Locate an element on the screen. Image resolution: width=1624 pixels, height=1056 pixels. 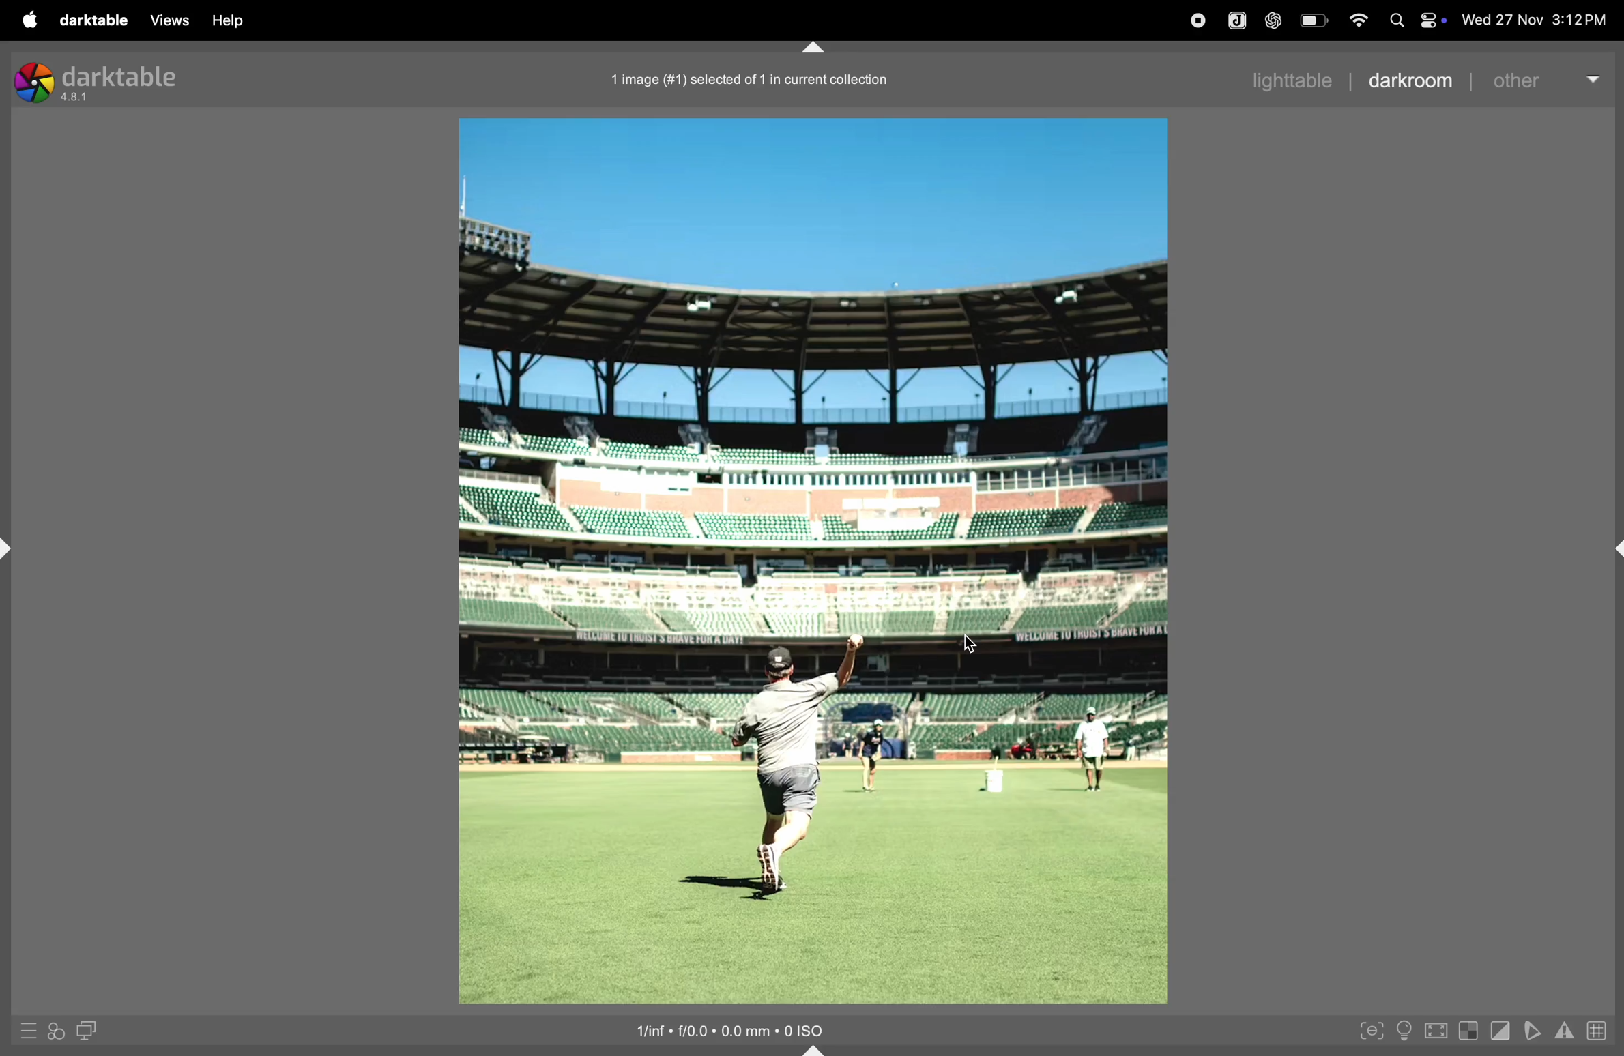
date and time is located at coordinates (1533, 20).